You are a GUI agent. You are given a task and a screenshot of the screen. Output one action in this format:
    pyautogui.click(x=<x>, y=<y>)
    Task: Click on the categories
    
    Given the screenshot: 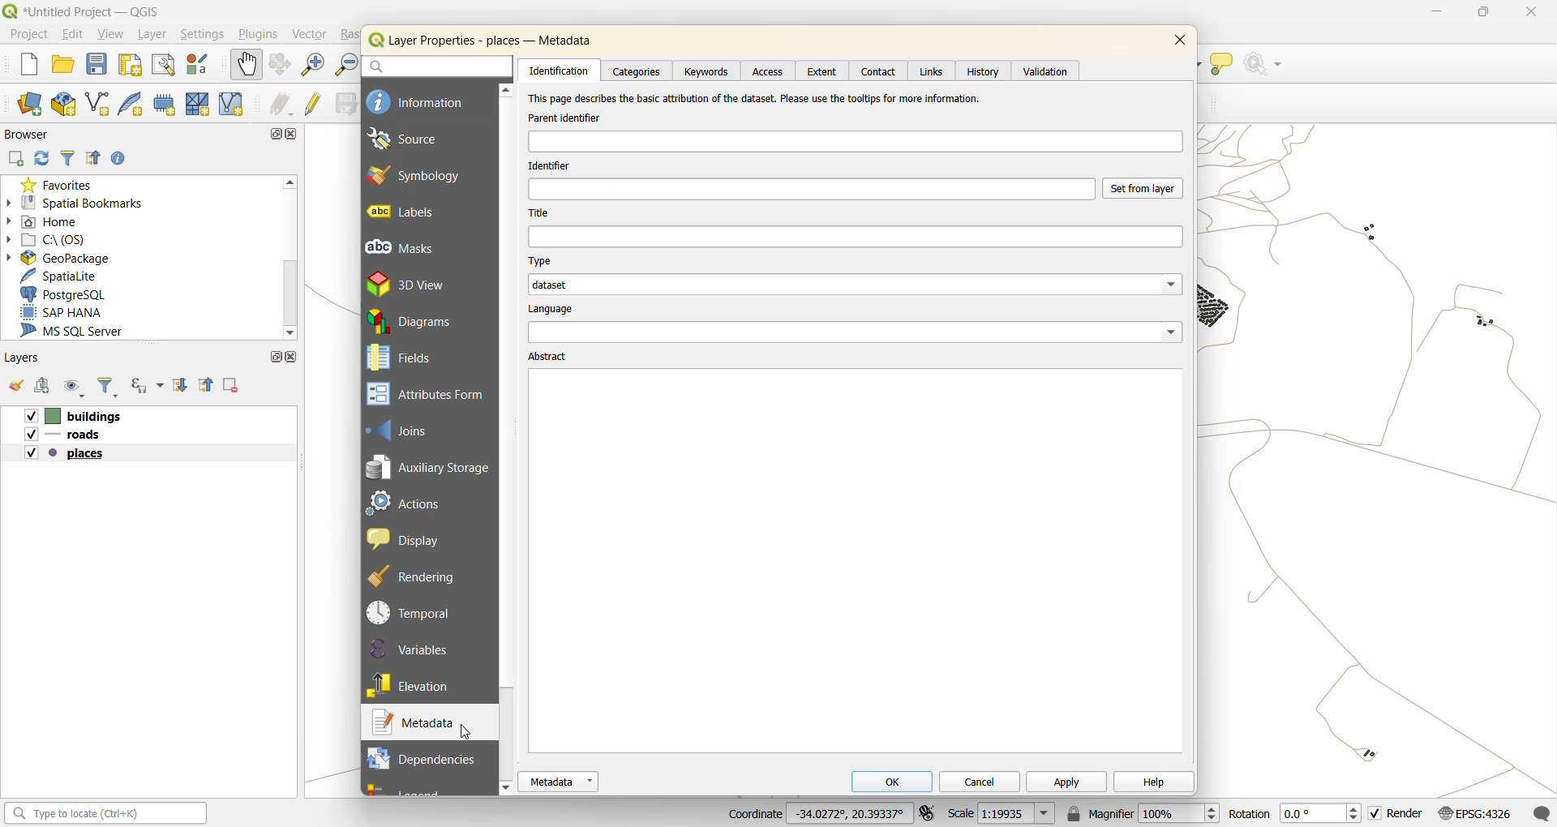 What is the action you would take?
    pyautogui.click(x=642, y=71)
    